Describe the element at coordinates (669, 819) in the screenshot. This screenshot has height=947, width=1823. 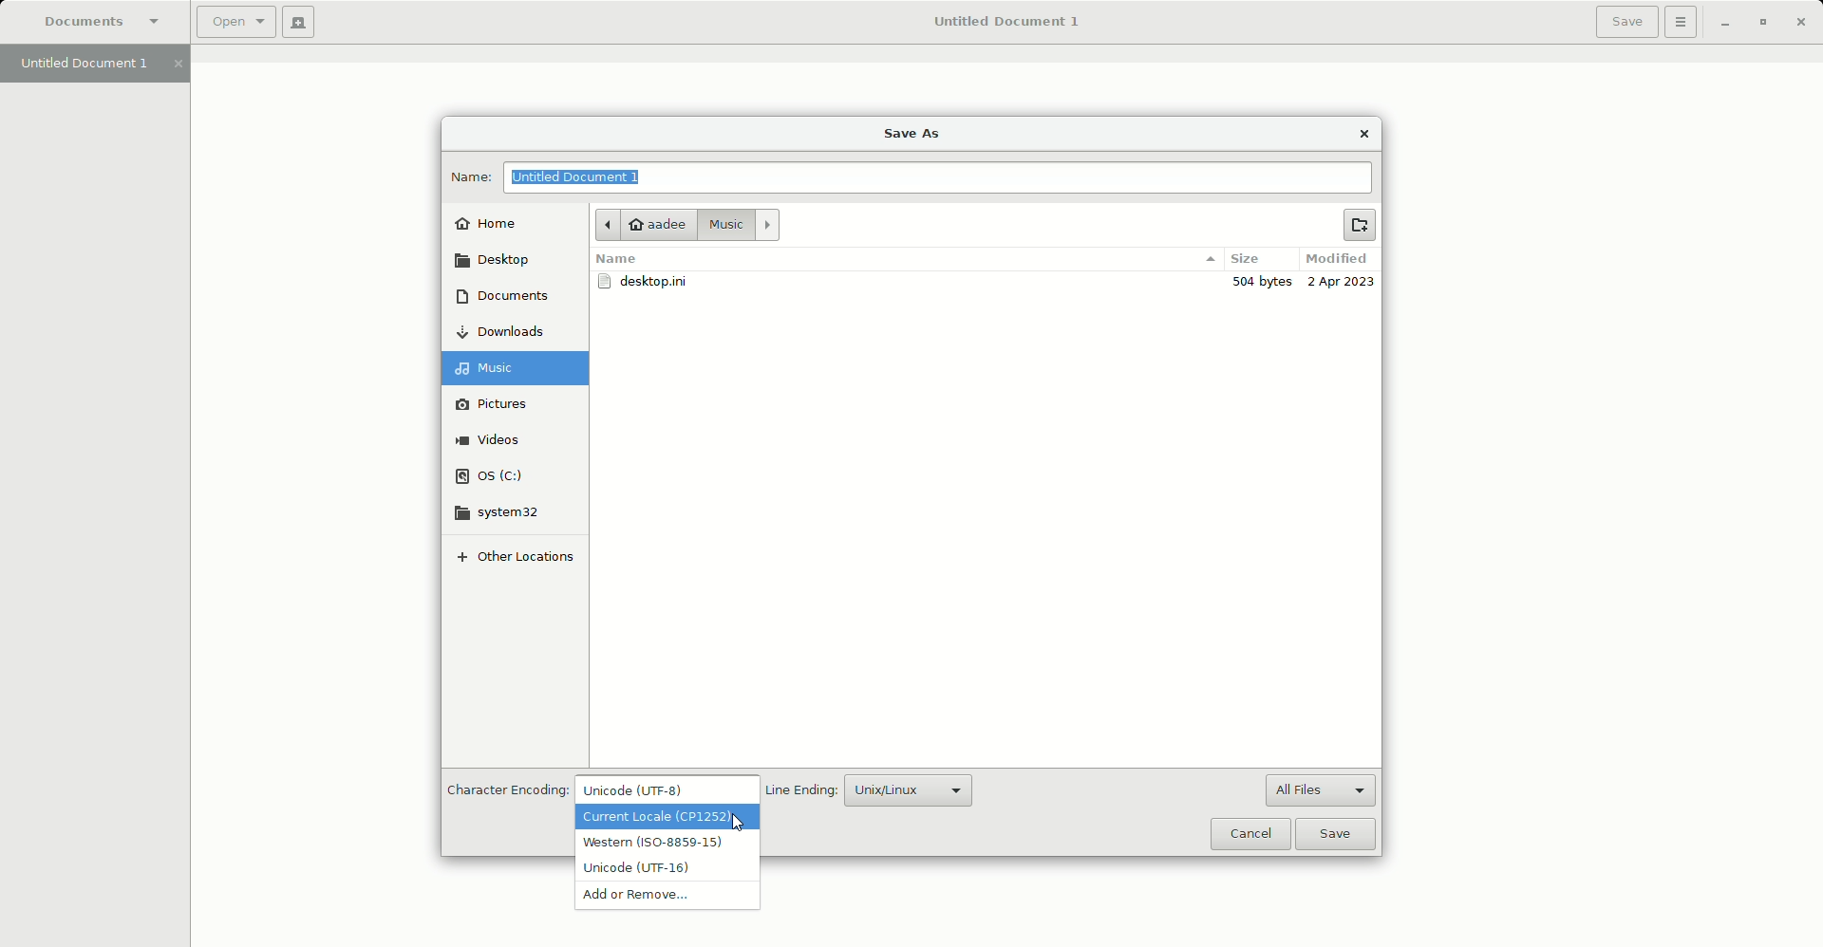
I see `Current Locale` at that location.